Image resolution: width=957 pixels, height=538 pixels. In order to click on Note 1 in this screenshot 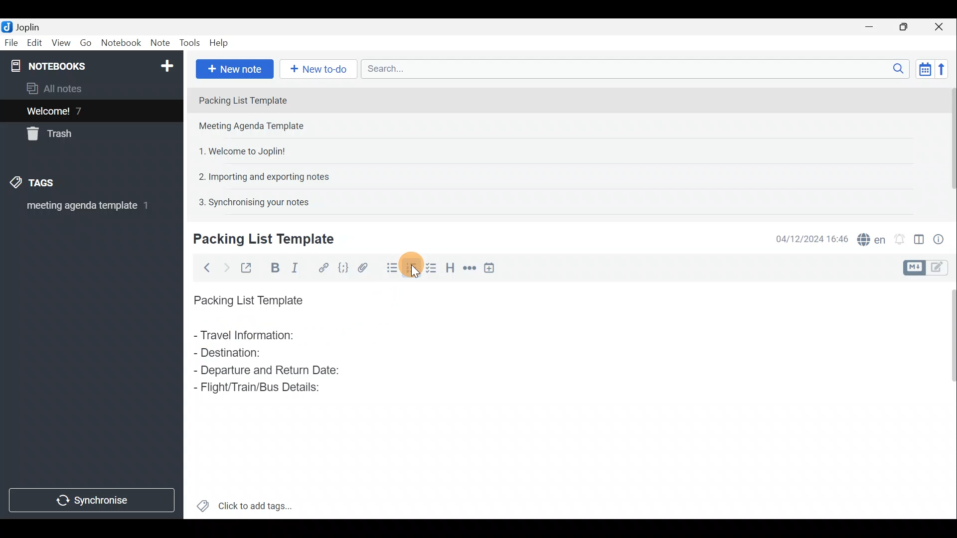, I will do `click(279, 99)`.